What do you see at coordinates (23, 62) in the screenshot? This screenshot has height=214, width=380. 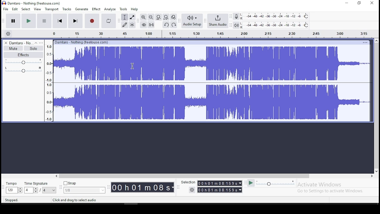 I see `volume` at bounding box center [23, 62].